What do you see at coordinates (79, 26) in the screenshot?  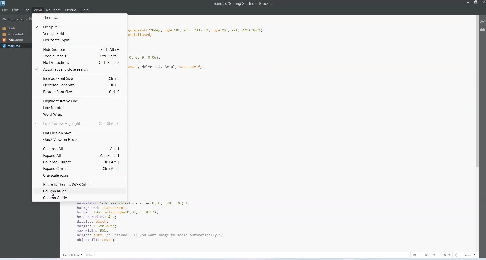 I see `no split` at bounding box center [79, 26].